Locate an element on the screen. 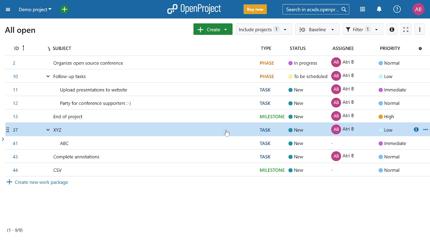 The image size is (430, 241). Assignee is located at coordinates (347, 49).